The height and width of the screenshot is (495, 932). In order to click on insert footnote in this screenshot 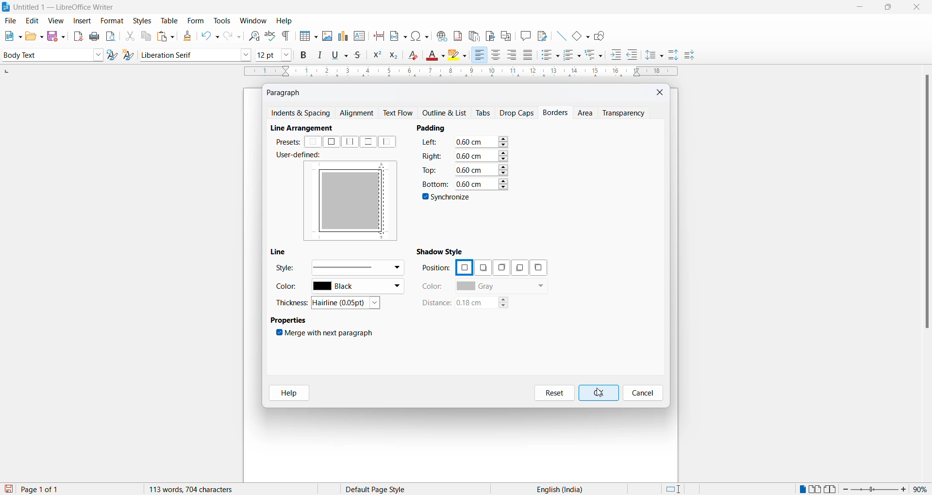, I will do `click(455, 34)`.